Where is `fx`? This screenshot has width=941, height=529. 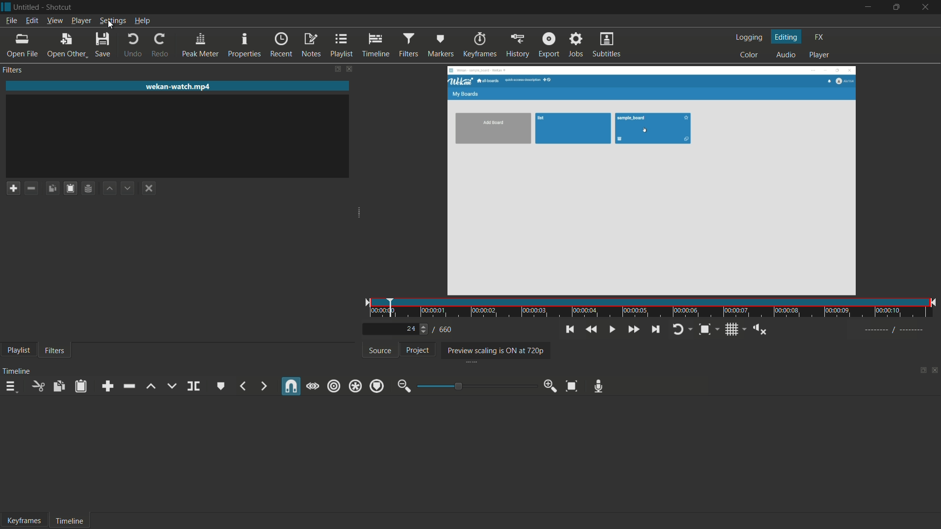 fx is located at coordinates (819, 36).